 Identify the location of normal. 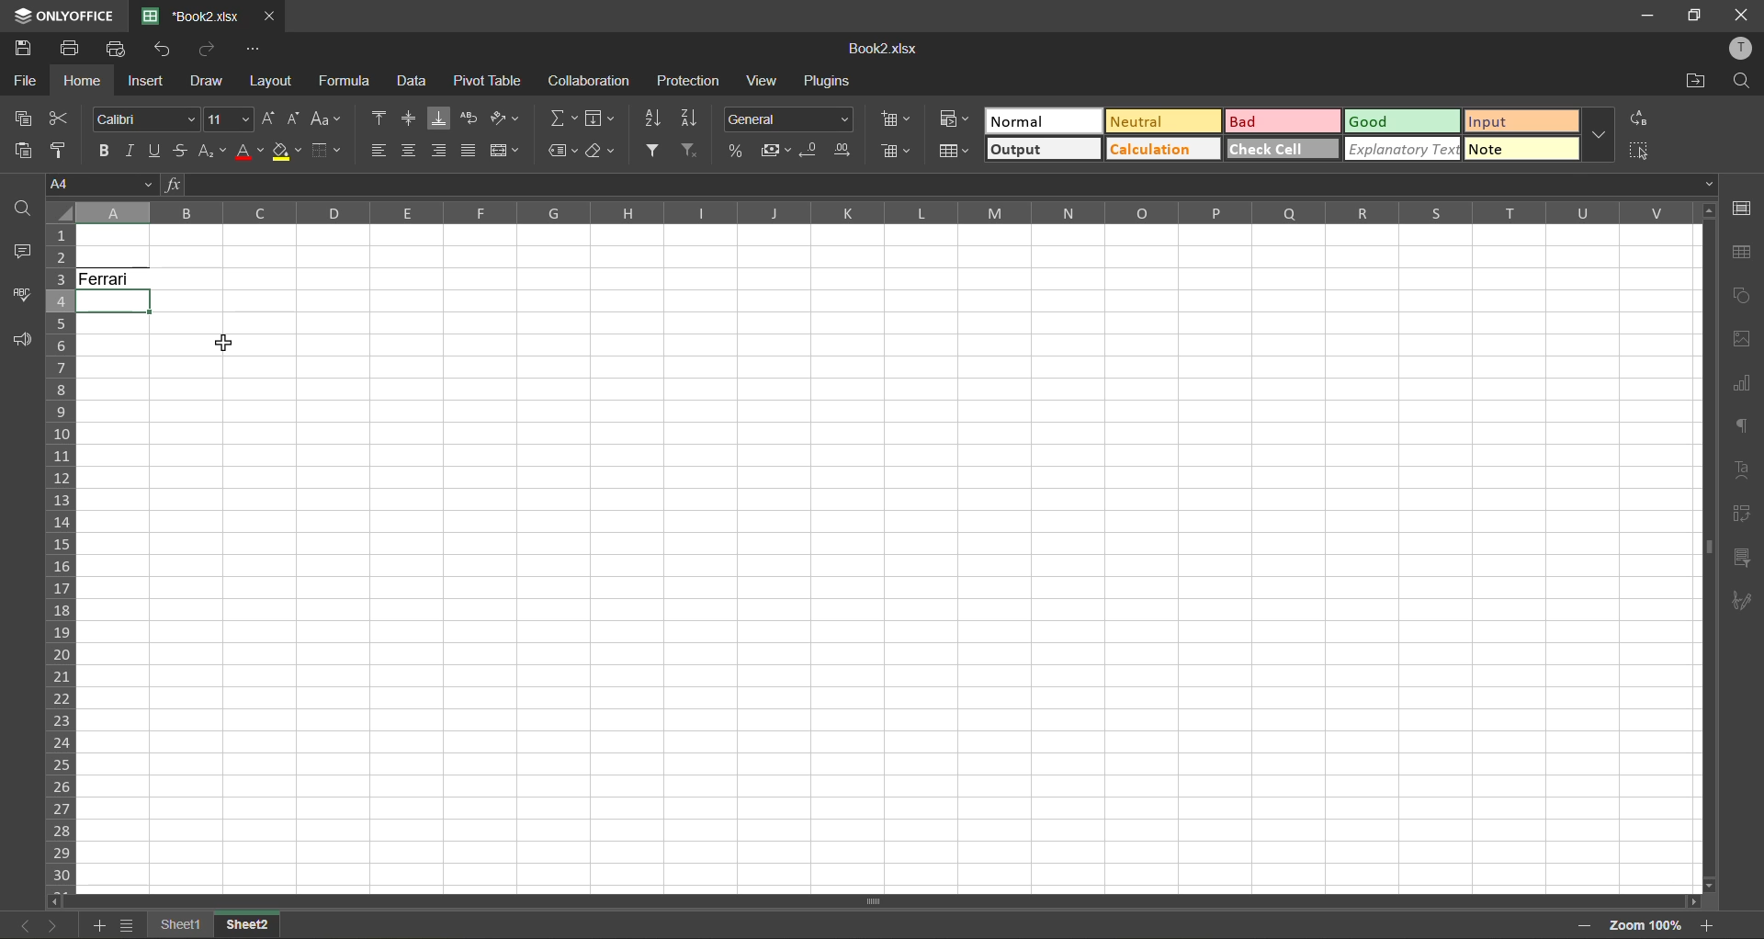
(1042, 120).